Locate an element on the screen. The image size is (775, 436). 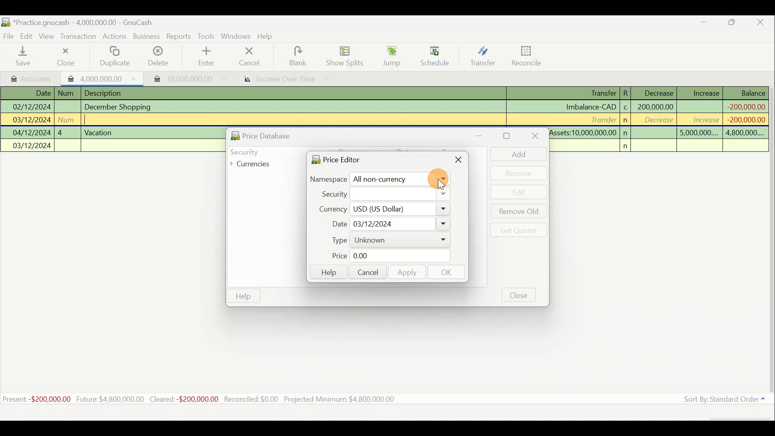
Delete is located at coordinates (159, 57).